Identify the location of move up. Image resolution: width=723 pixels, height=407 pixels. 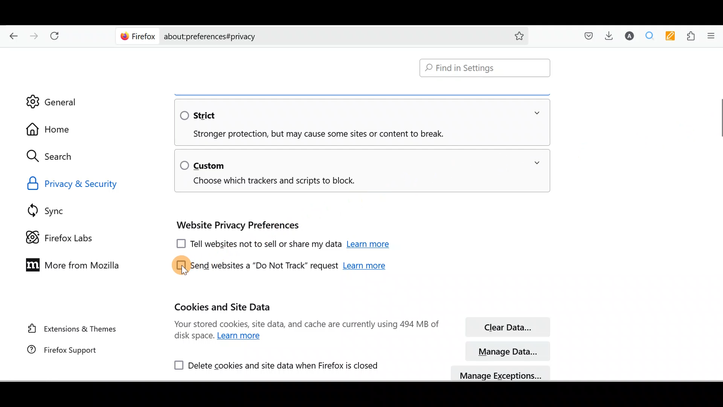
(718, 50).